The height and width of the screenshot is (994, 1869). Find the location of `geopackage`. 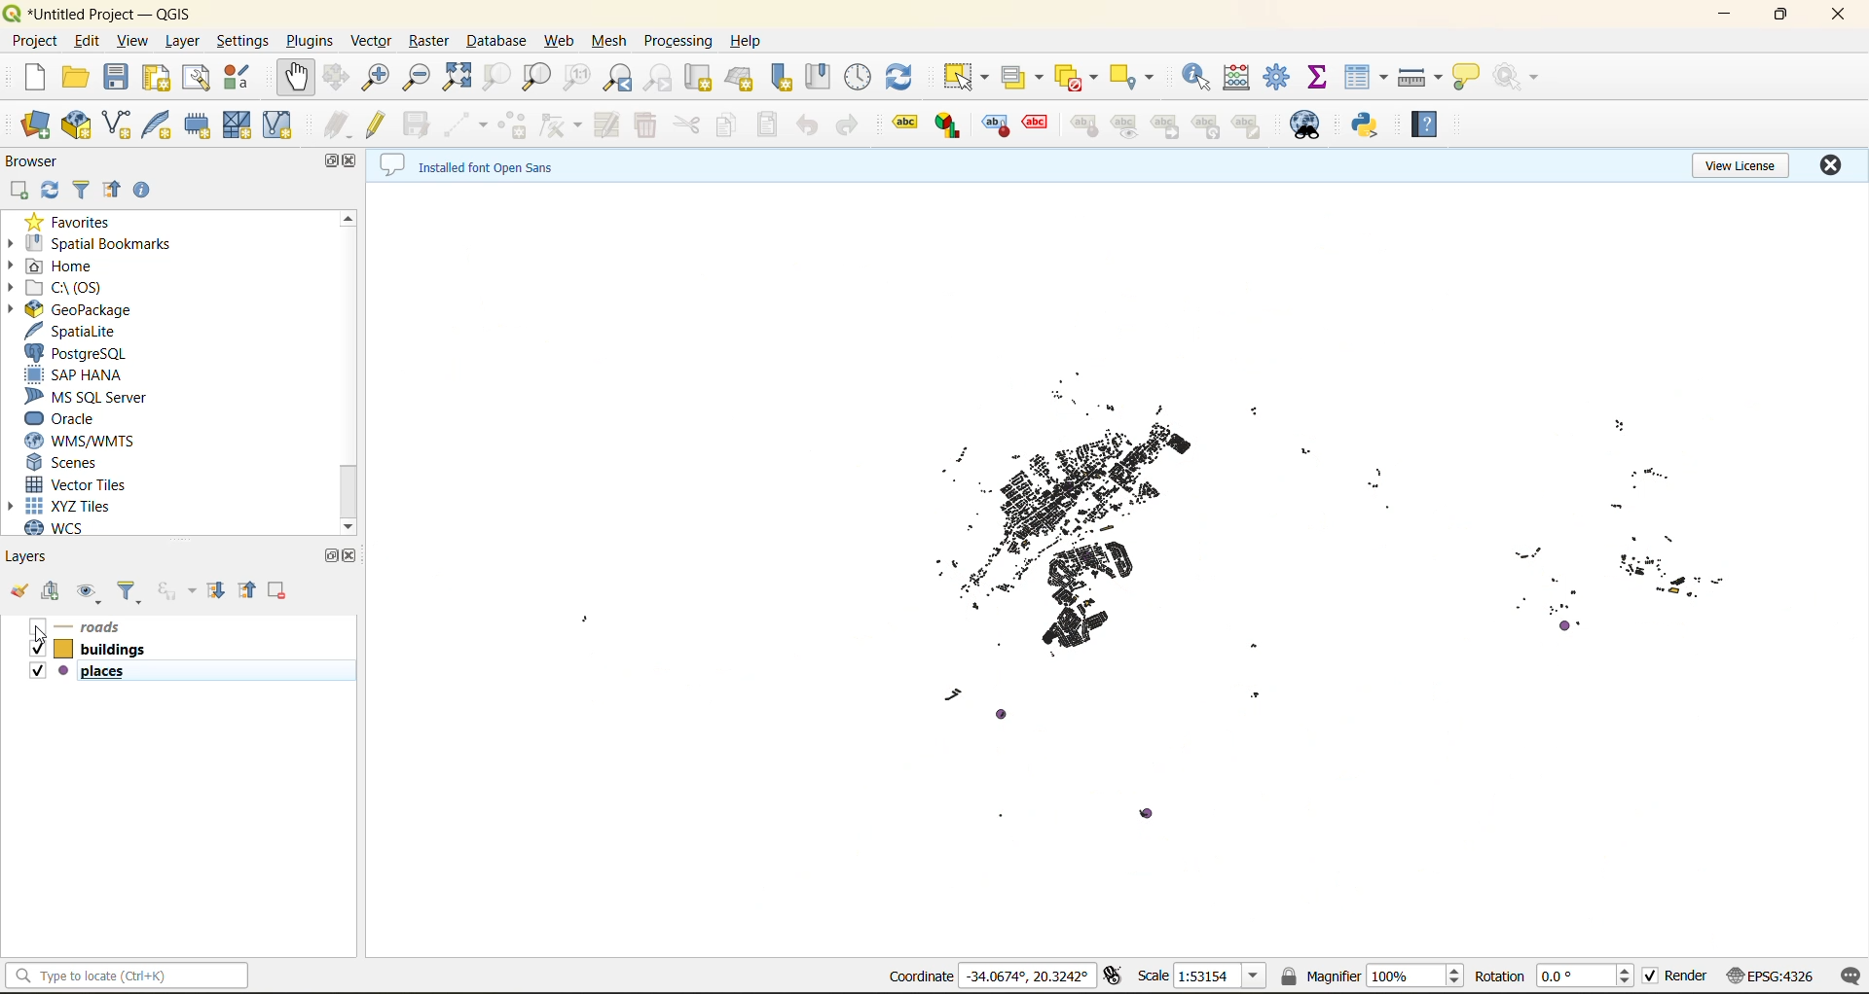

geopackage is located at coordinates (98, 311).